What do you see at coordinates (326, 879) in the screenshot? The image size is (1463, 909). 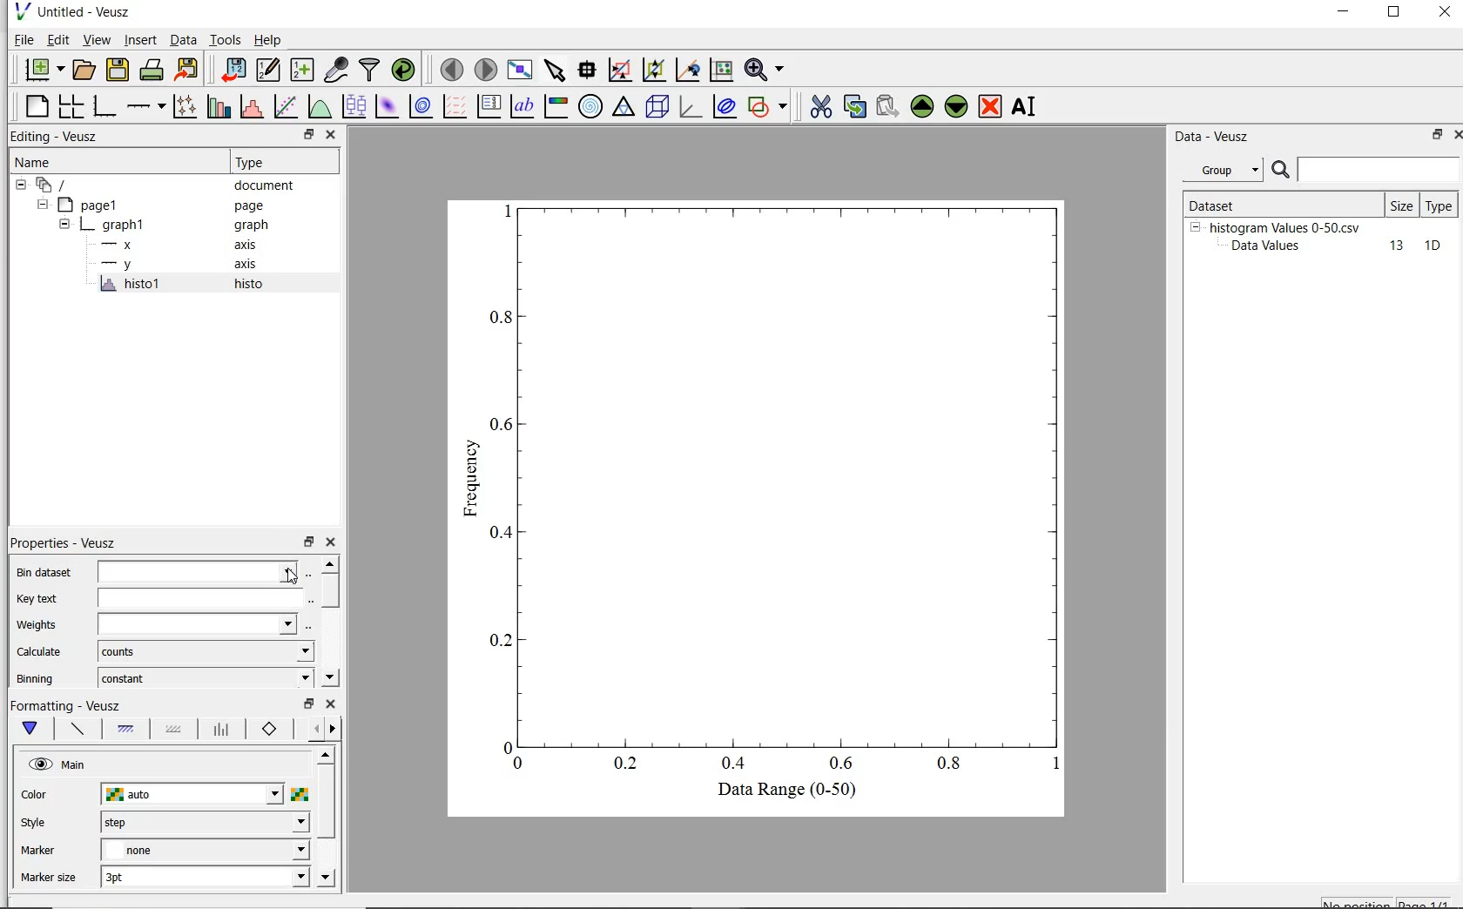 I see `move down` at bounding box center [326, 879].